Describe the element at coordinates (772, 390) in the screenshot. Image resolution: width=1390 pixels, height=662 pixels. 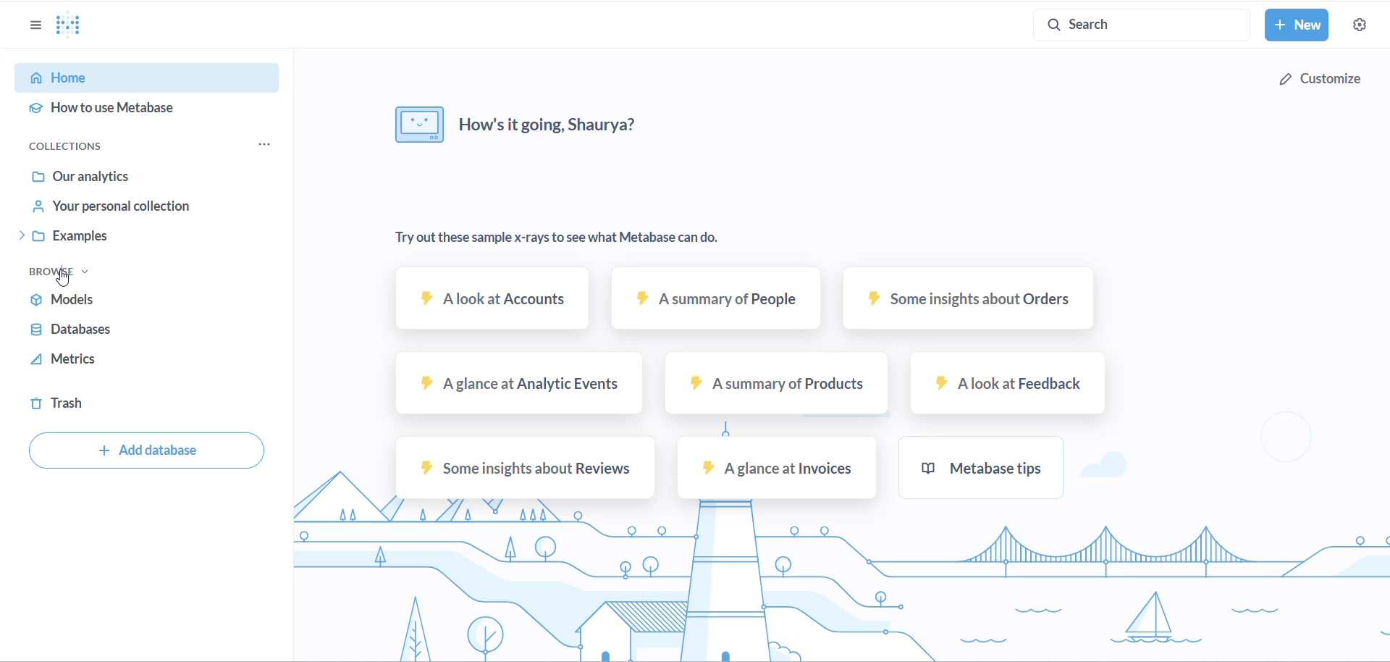
I see `A summary of products` at that location.